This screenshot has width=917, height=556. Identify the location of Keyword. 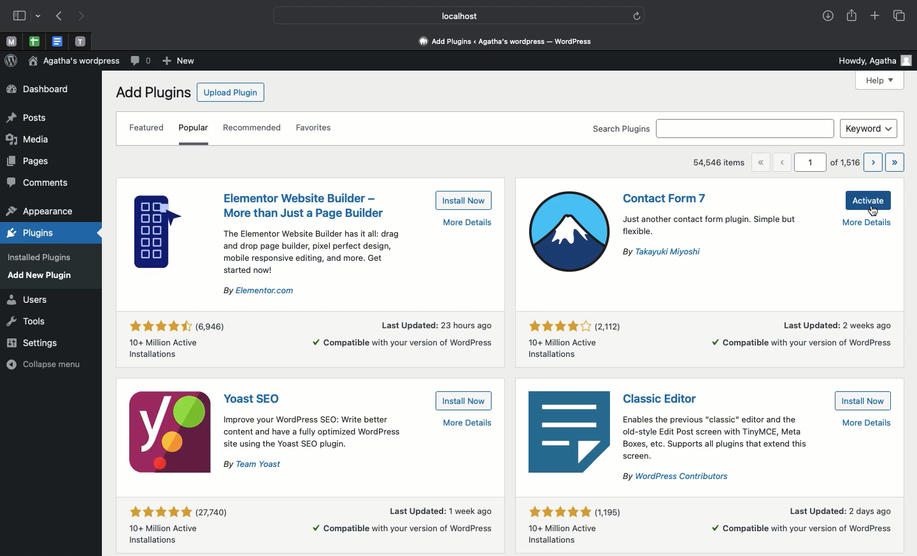
(869, 129).